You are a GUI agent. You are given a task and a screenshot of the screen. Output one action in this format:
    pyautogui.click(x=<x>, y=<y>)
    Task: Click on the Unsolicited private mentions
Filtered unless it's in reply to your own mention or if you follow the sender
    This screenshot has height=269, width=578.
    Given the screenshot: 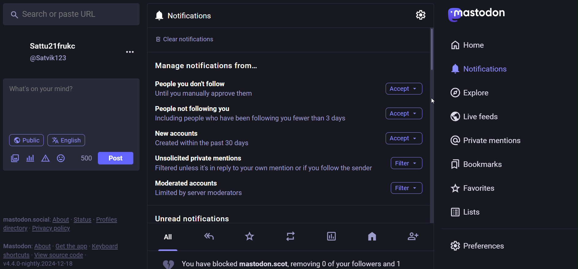 What is the action you would take?
    pyautogui.click(x=265, y=164)
    